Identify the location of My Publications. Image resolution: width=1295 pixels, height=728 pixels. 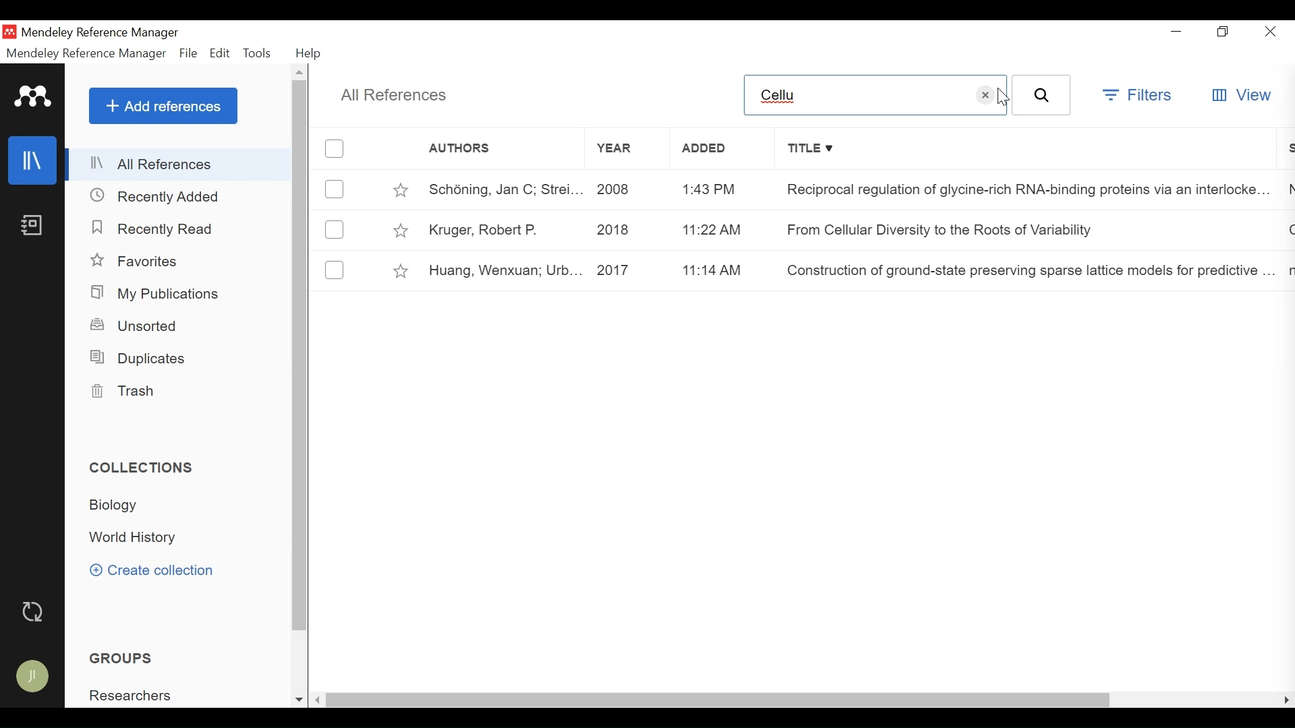
(157, 295).